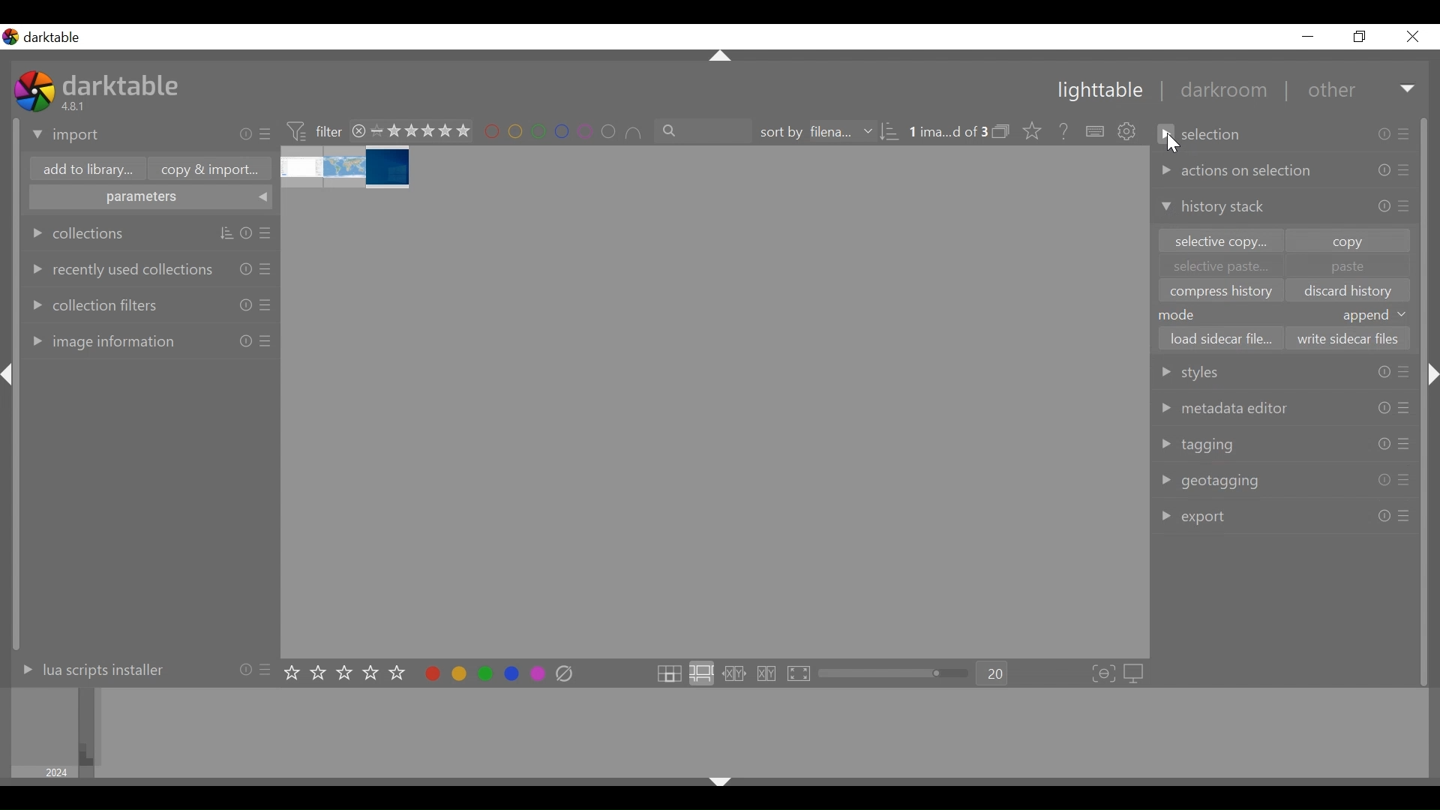 The height and width of the screenshot is (810, 1440). What do you see at coordinates (814, 132) in the screenshot?
I see `sort by` at bounding box center [814, 132].